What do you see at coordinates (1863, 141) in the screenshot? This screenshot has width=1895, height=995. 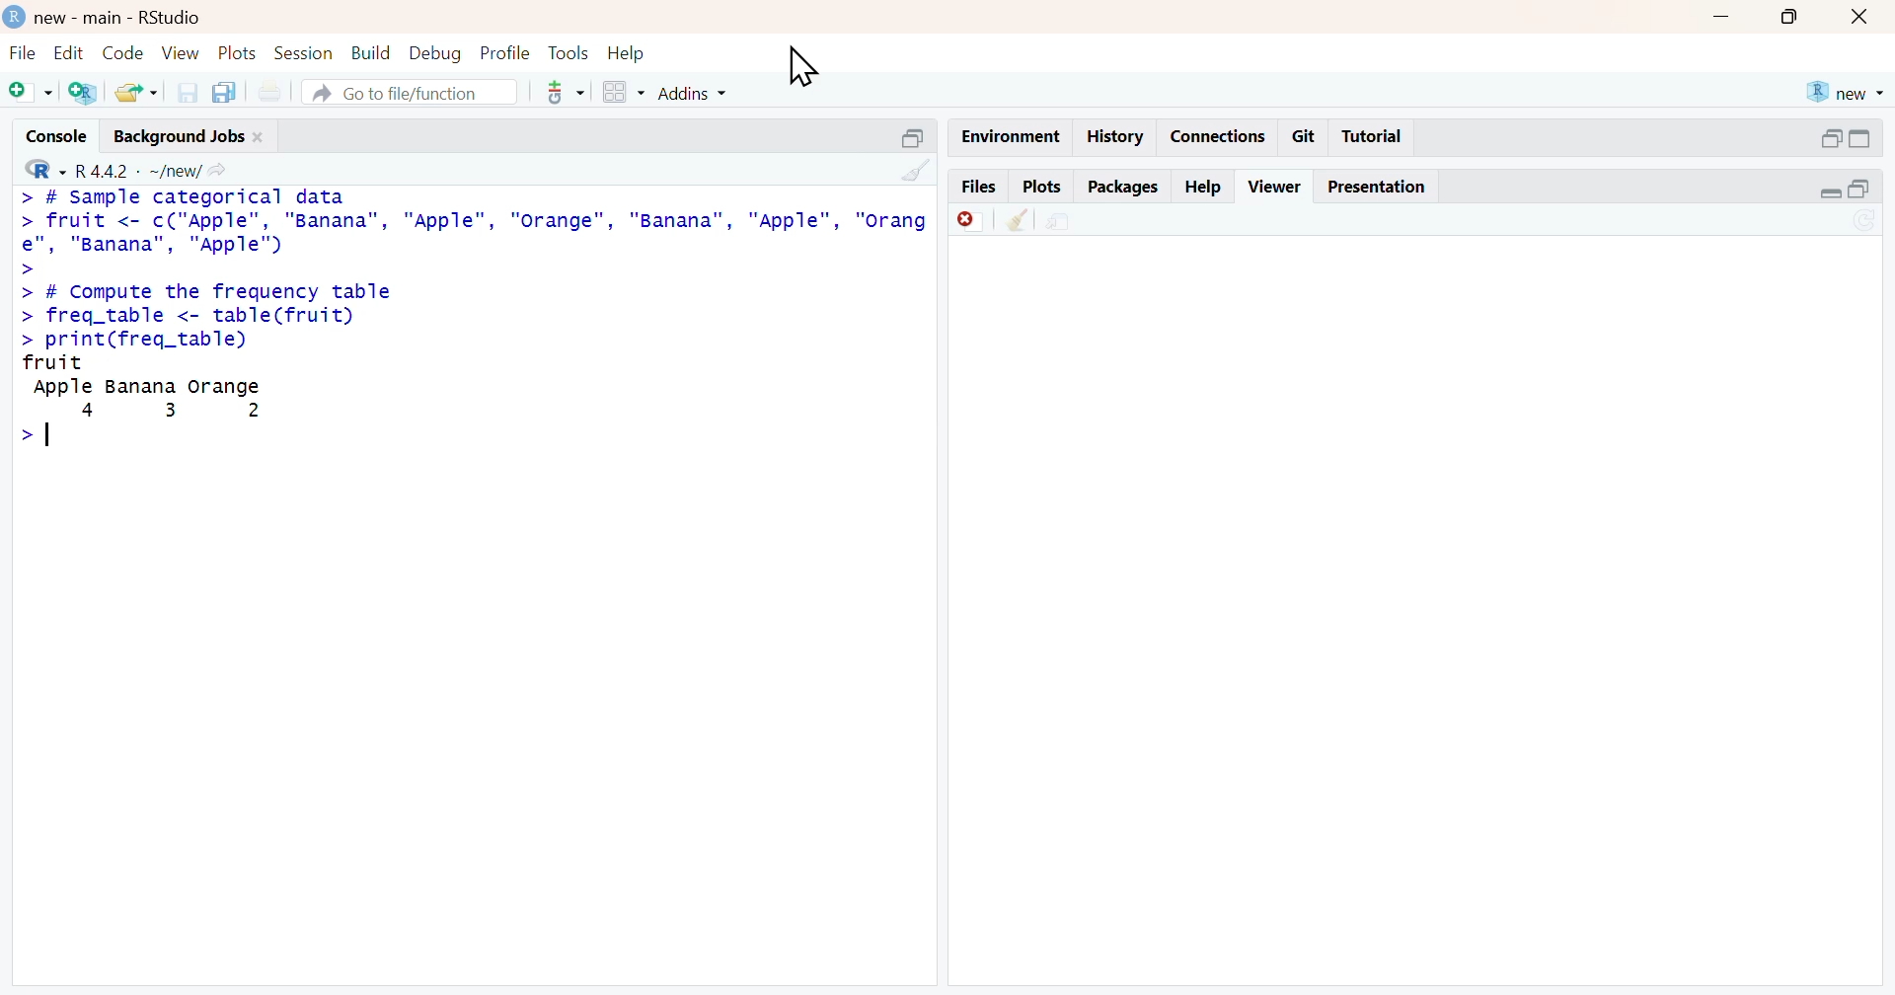 I see `collapse` at bounding box center [1863, 141].